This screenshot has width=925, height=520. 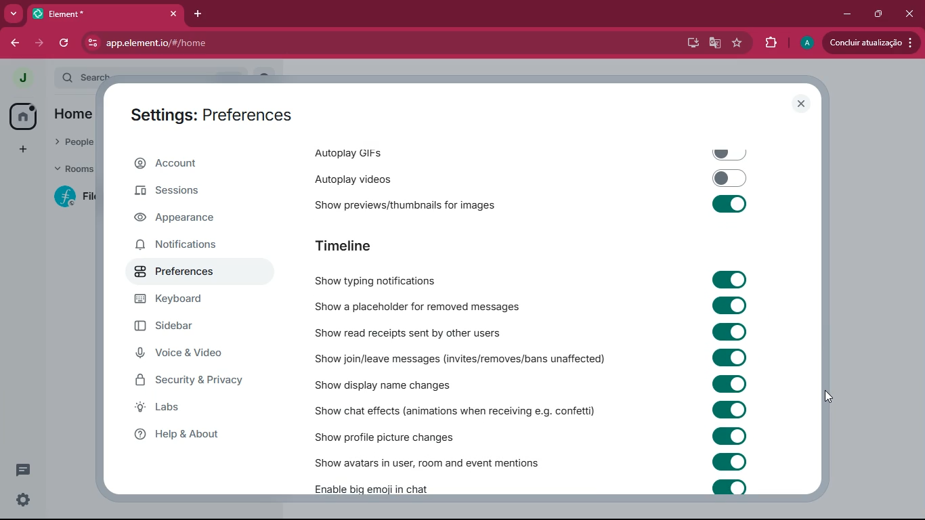 What do you see at coordinates (531, 436) in the screenshot?
I see `Show profile picture changes ` at bounding box center [531, 436].